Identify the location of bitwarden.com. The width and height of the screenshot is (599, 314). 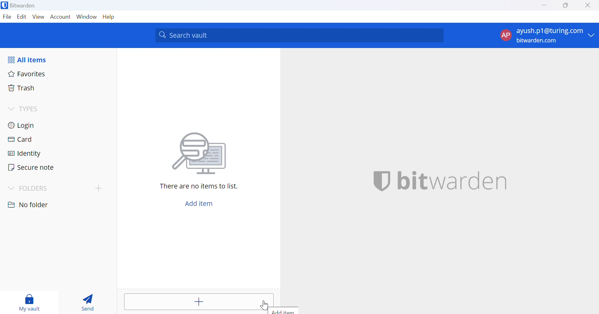
(537, 40).